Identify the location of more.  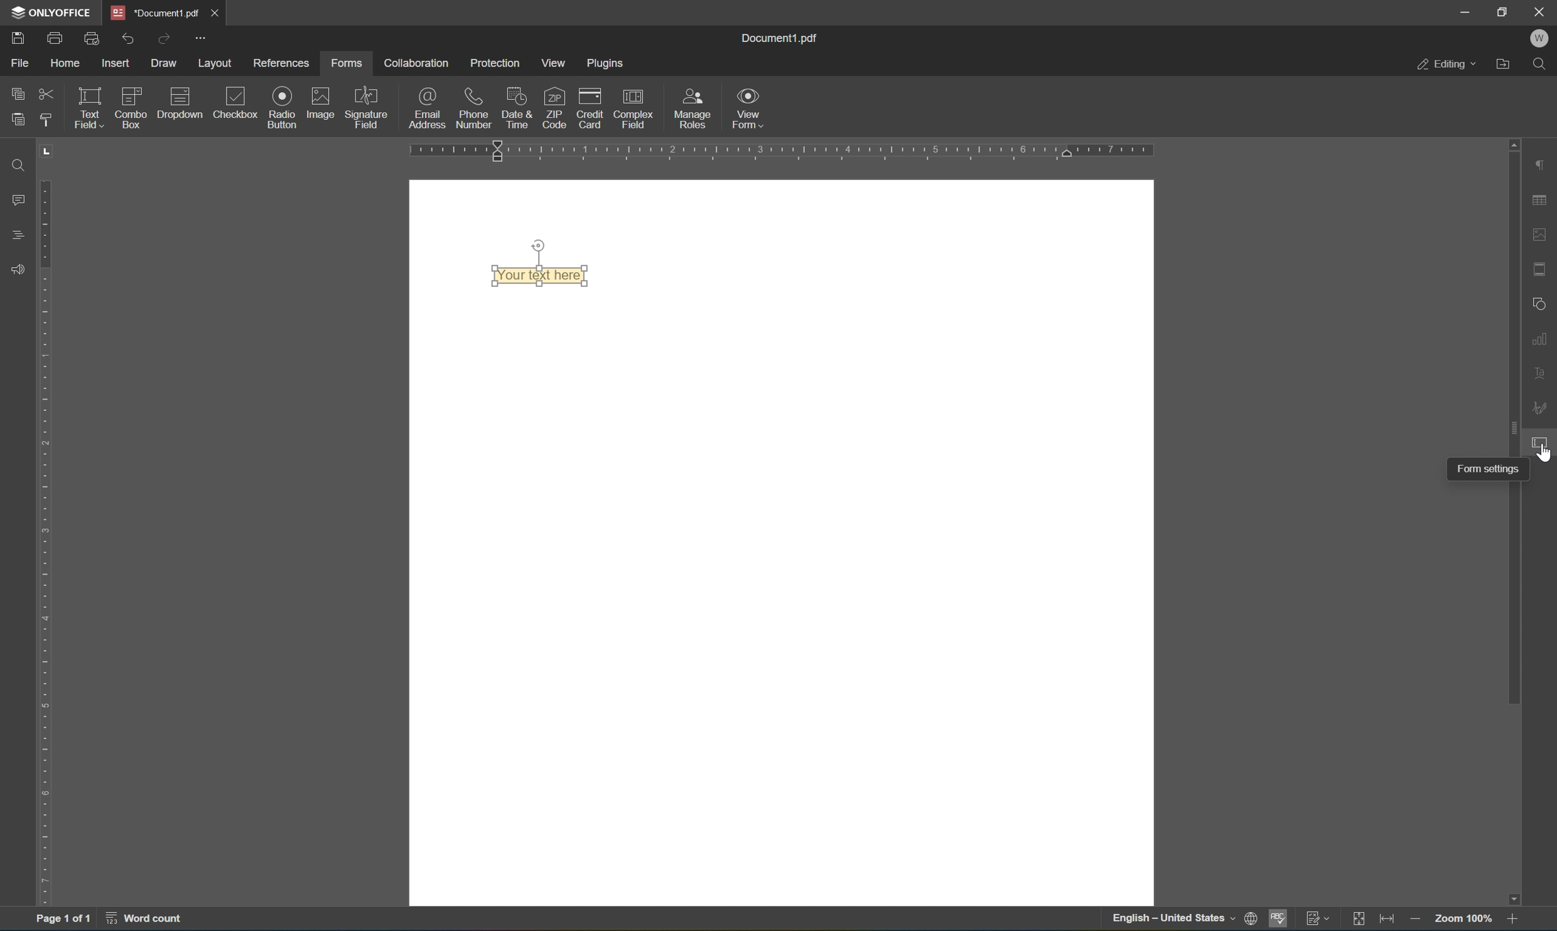
(202, 37).